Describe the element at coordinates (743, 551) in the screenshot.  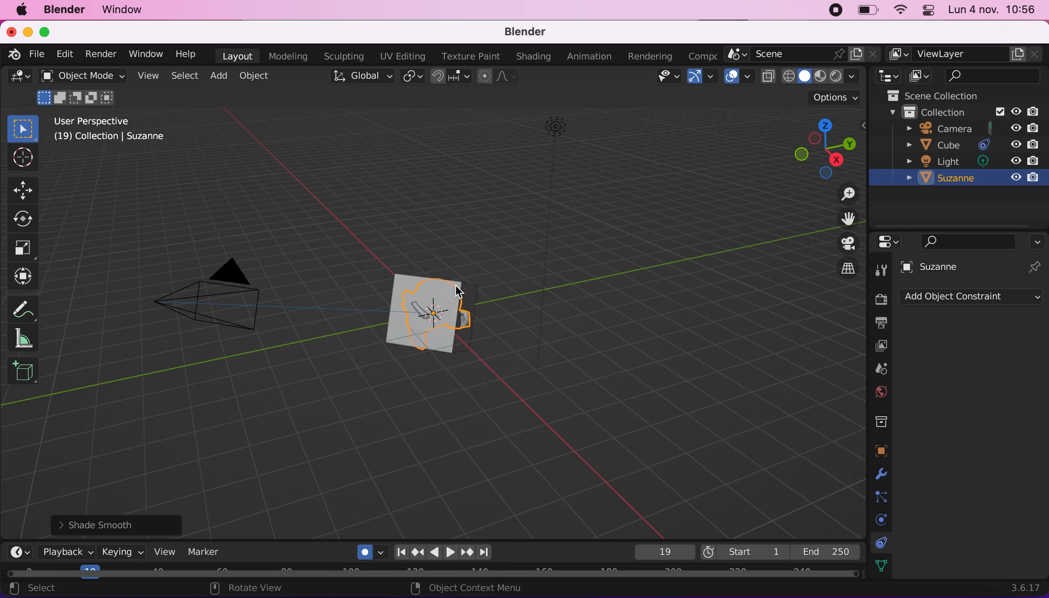
I see `first frame` at that location.